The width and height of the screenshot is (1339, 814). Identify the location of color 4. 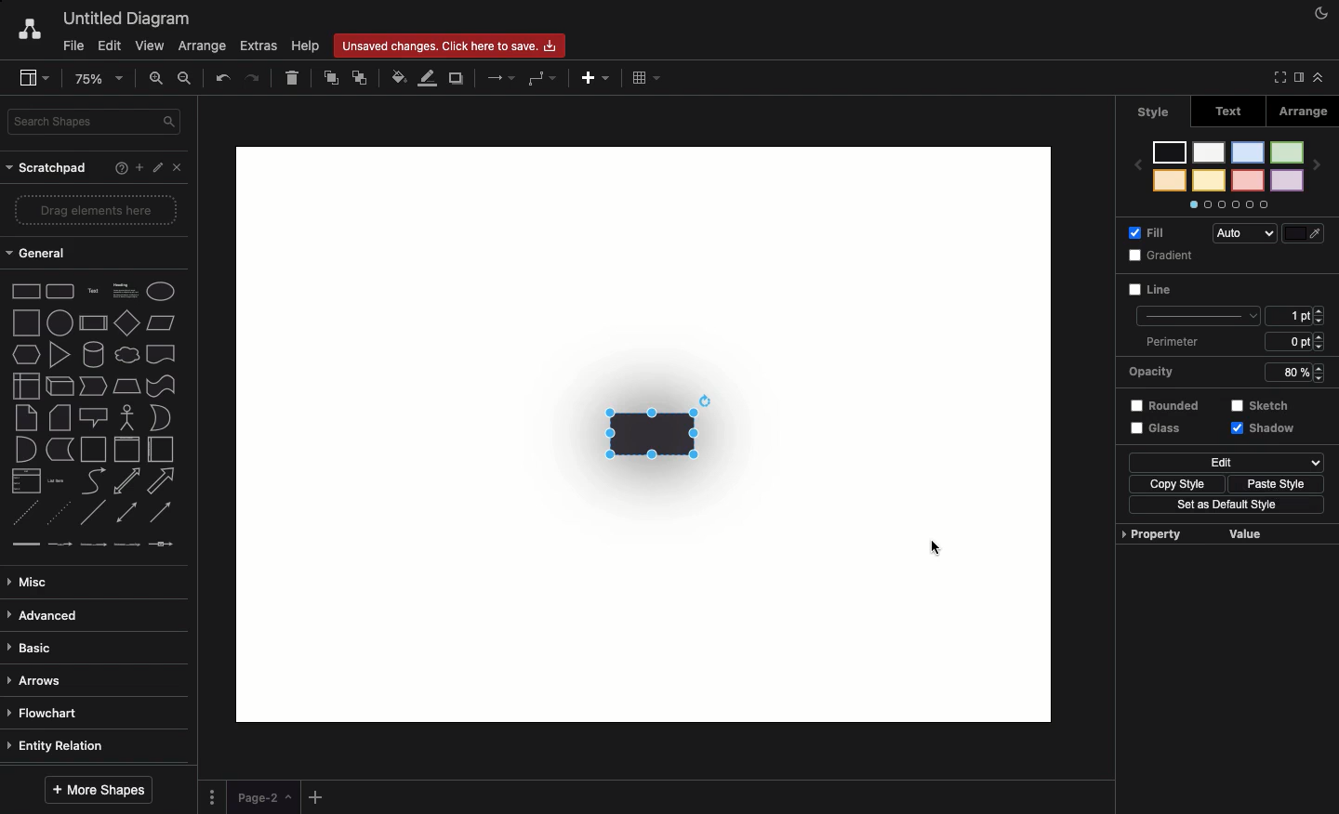
(1247, 181).